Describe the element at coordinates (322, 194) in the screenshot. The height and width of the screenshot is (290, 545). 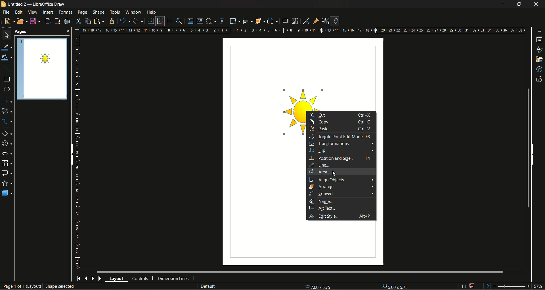
I see `convert` at that location.